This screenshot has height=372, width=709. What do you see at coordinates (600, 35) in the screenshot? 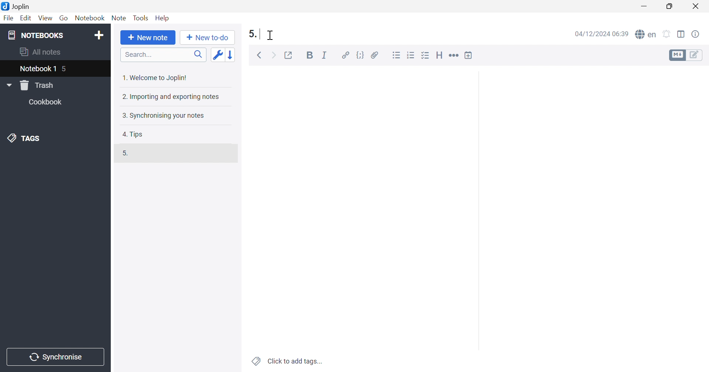
I see `04/12/2024 06:39` at bounding box center [600, 35].